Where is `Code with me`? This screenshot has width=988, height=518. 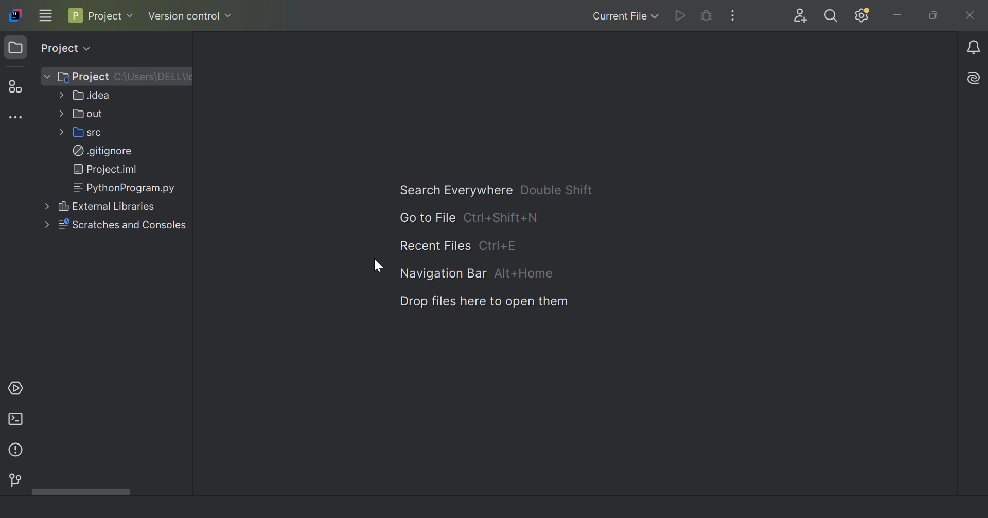
Code with me is located at coordinates (797, 16).